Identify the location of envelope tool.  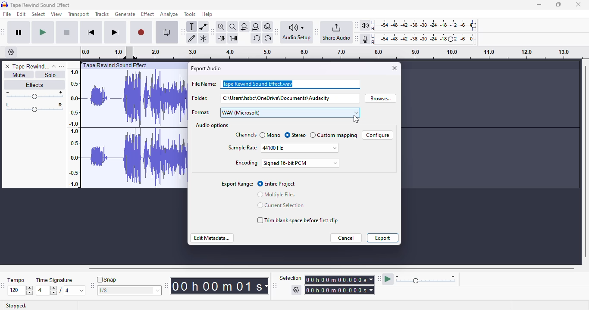
(204, 26).